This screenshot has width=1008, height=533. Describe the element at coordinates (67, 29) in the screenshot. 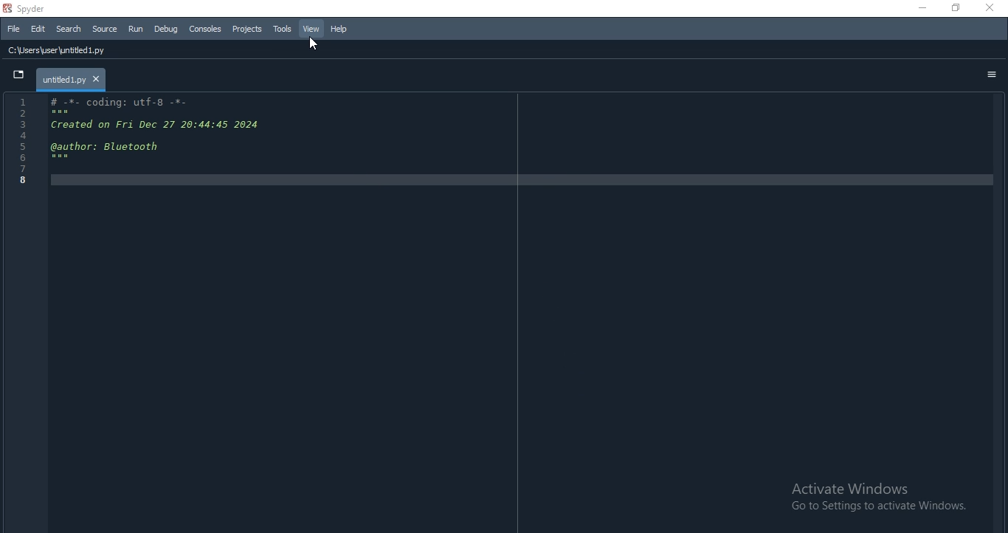

I see `Search` at that location.